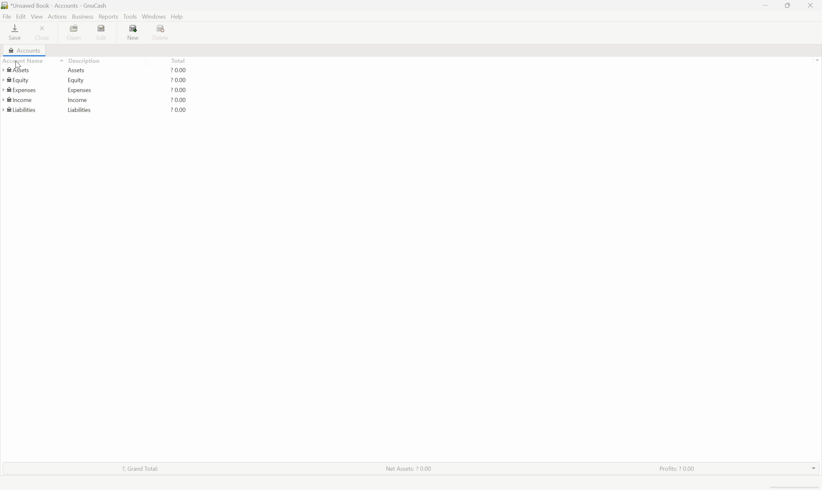 The image size is (822, 490). What do you see at coordinates (817, 60) in the screenshot?
I see `Scroll up` at bounding box center [817, 60].